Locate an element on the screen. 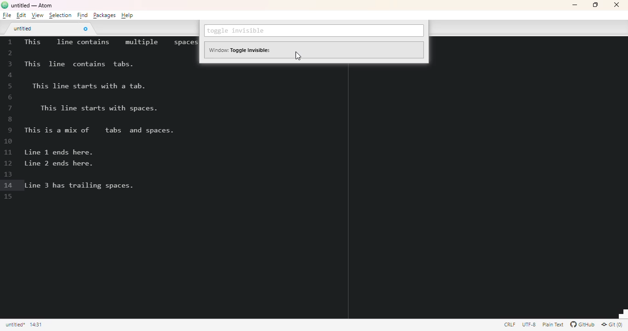  click to copy absolute file path is located at coordinates (15, 325).